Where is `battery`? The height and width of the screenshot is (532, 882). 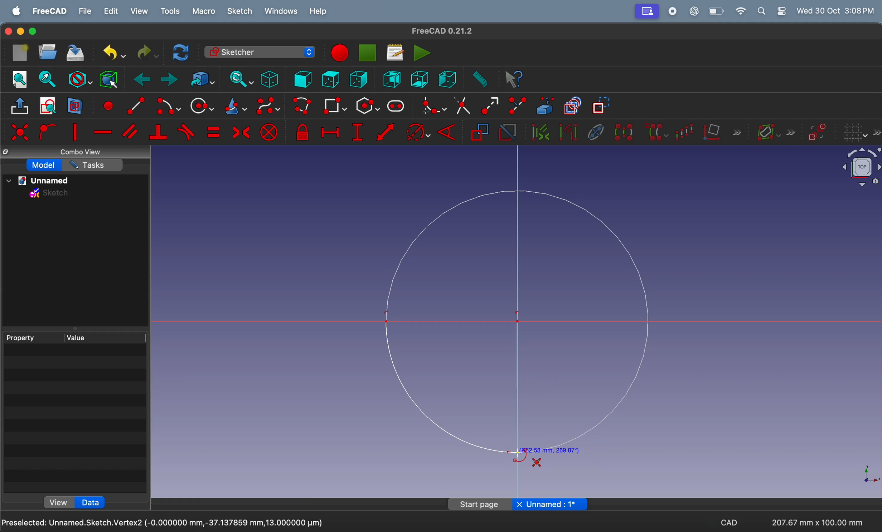 battery is located at coordinates (717, 11).